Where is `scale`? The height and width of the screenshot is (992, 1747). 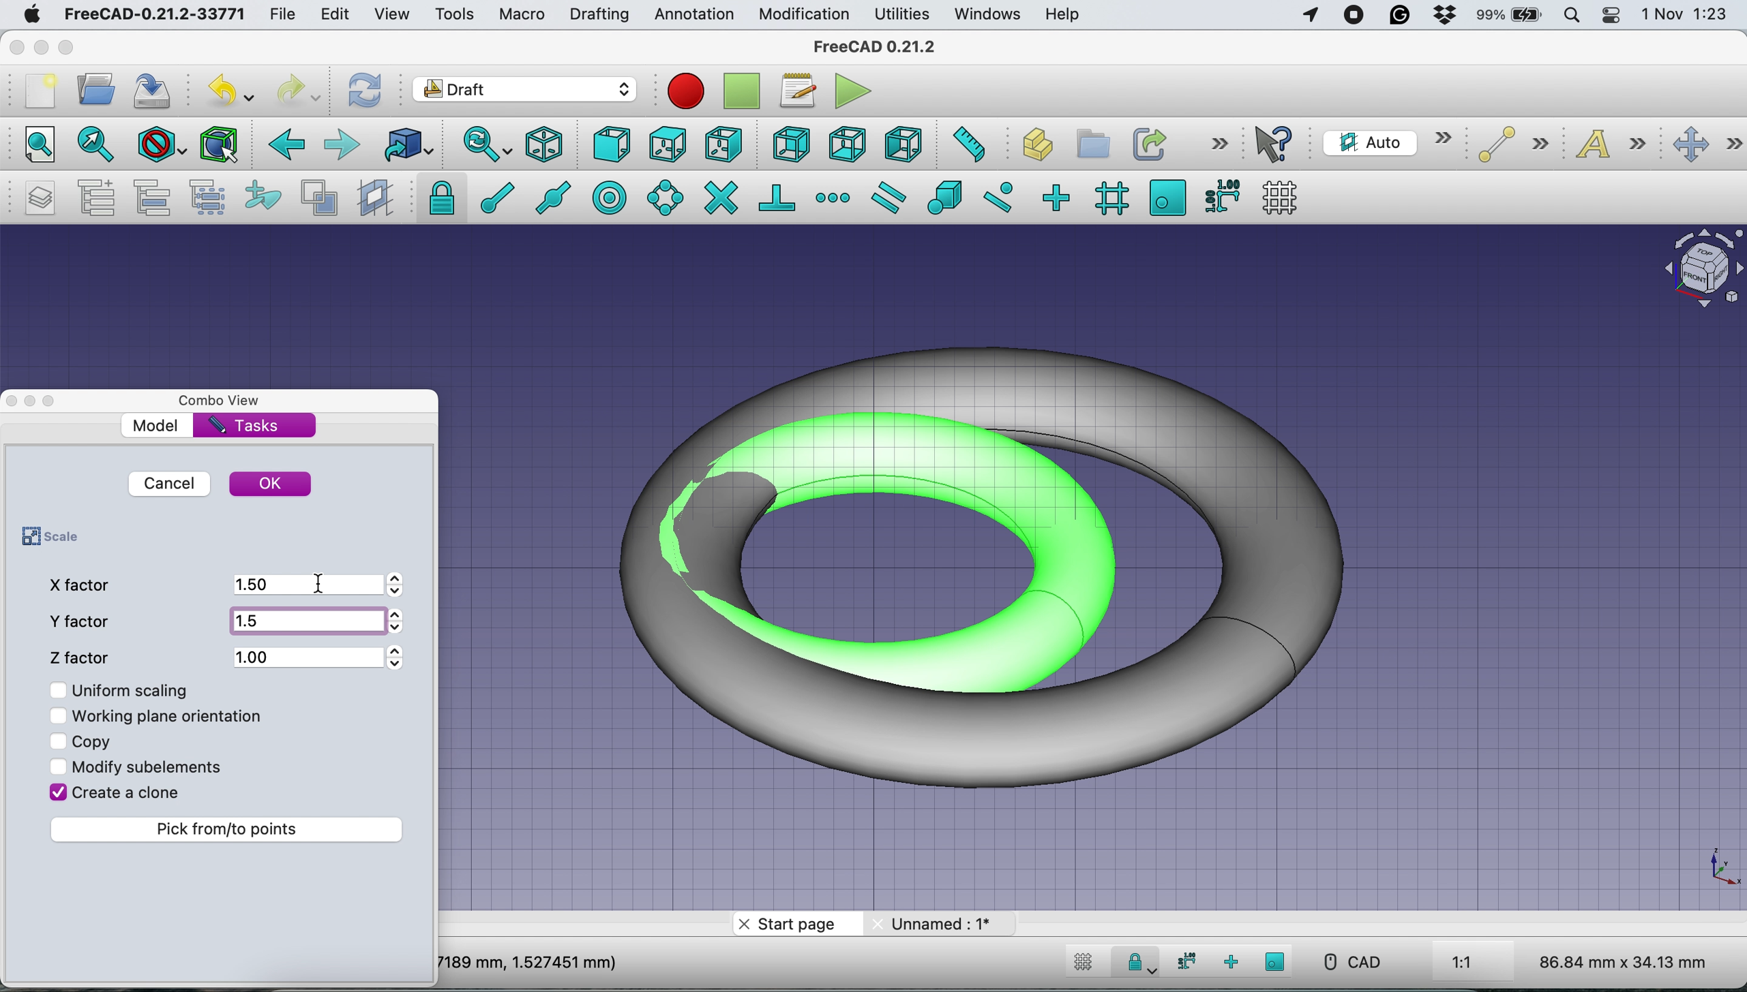 scale is located at coordinates (46, 538).